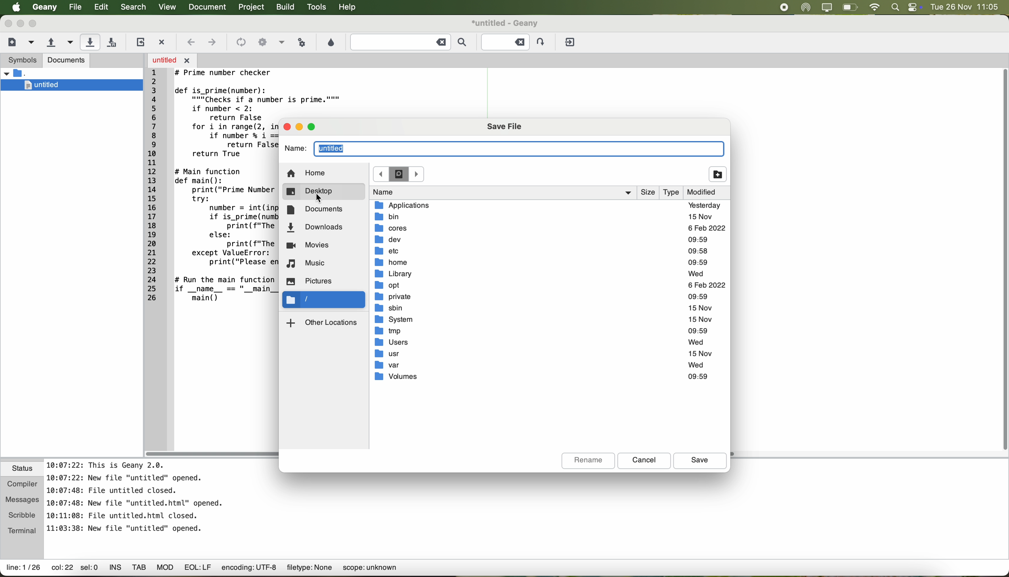 The width and height of the screenshot is (1009, 577). I want to click on folder, so click(27, 73).